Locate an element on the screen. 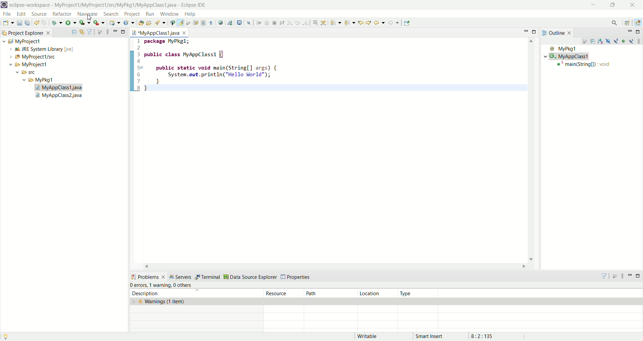 Image resolution: width=643 pixels, height=341 pixels. view menu is located at coordinates (107, 31).